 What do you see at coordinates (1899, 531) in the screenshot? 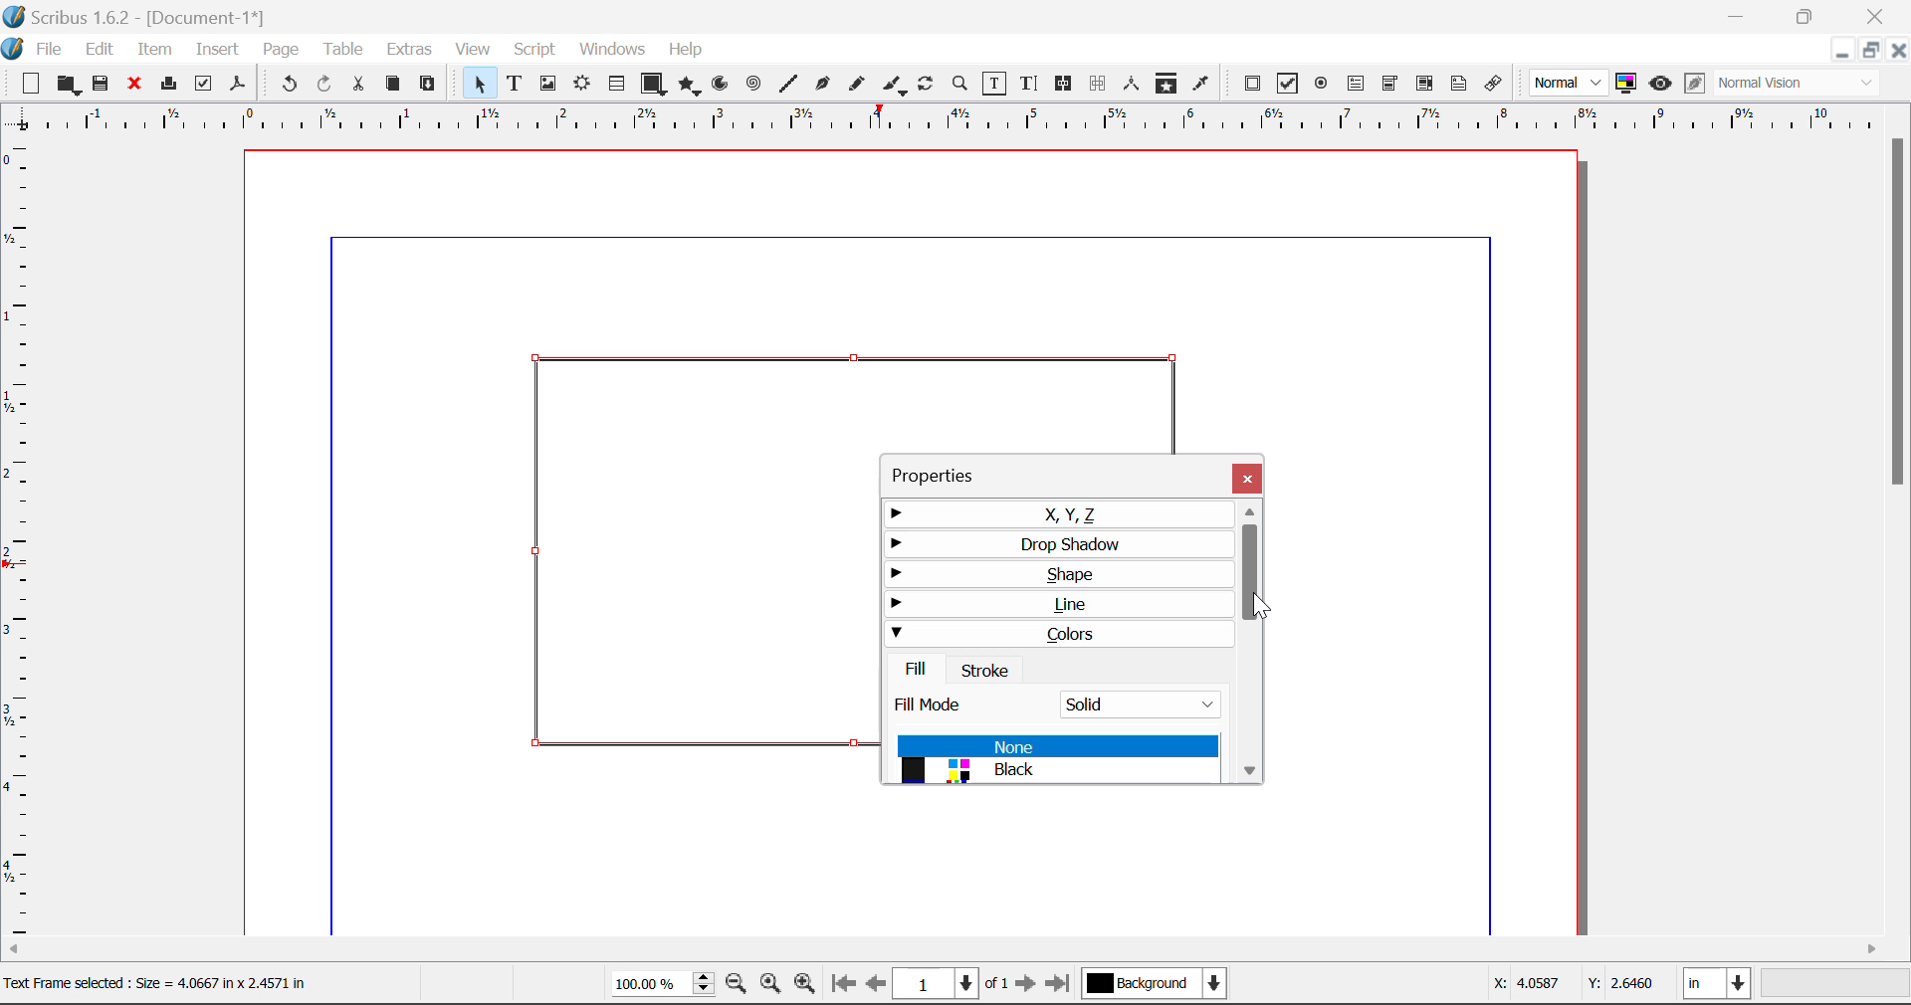
I see `Scroll Bar` at bounding box center [1899, 531].